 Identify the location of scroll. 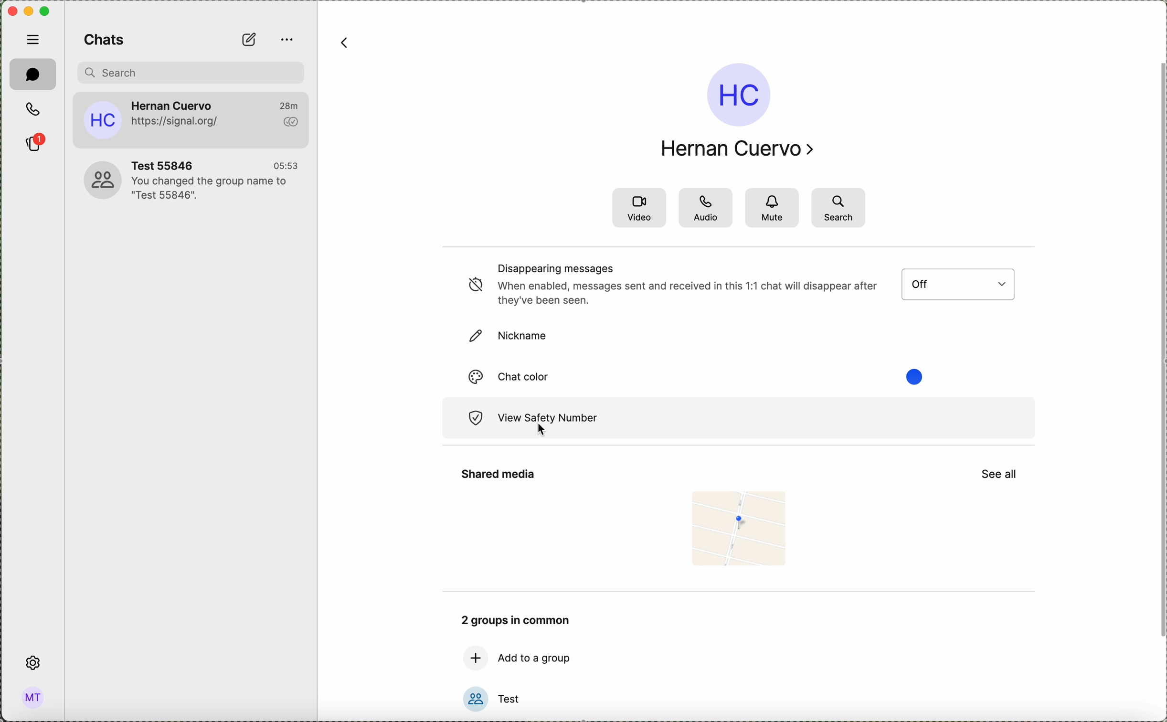
(1160, 357).